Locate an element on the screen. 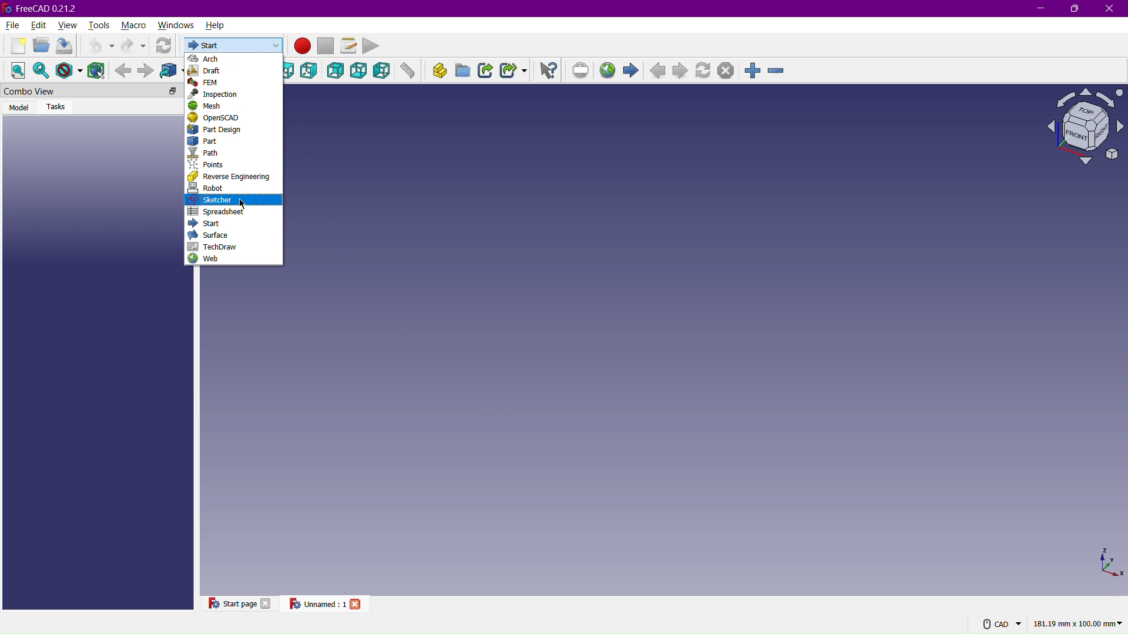 The height and width of the screenshot is (634, 1128). Refresh is located at coordinates (162, 45).